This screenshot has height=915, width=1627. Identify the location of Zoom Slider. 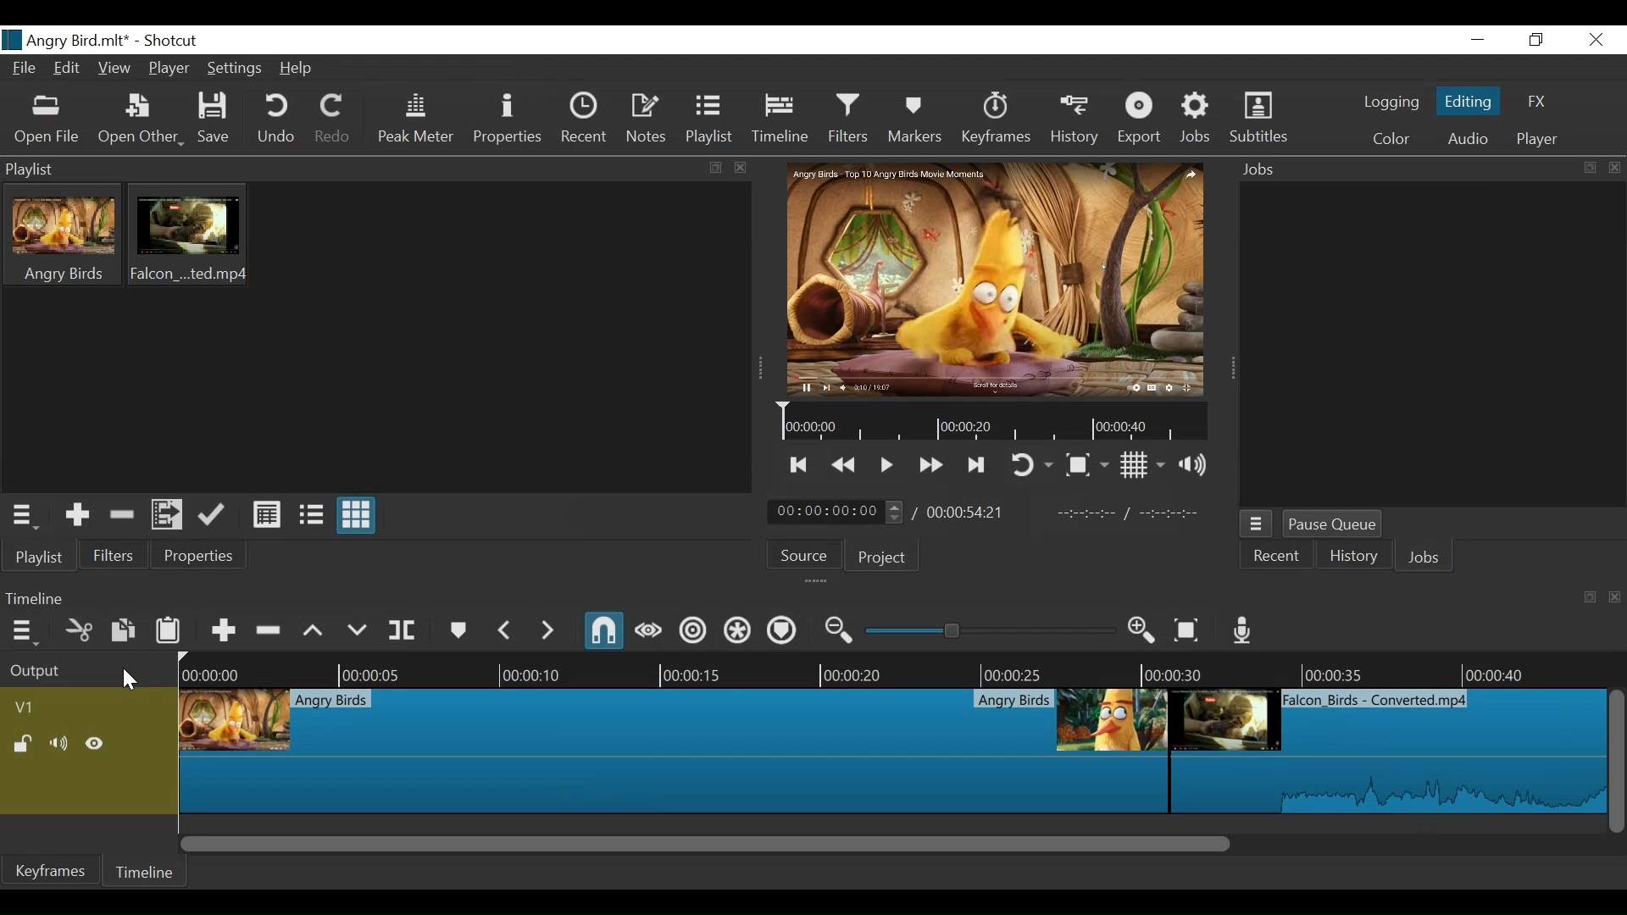
(992, 630).